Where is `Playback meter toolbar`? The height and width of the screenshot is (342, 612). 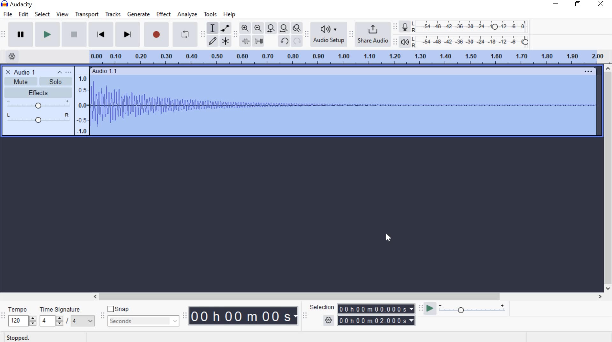
Playback meter toolbar is located at coordinates (394, 42).